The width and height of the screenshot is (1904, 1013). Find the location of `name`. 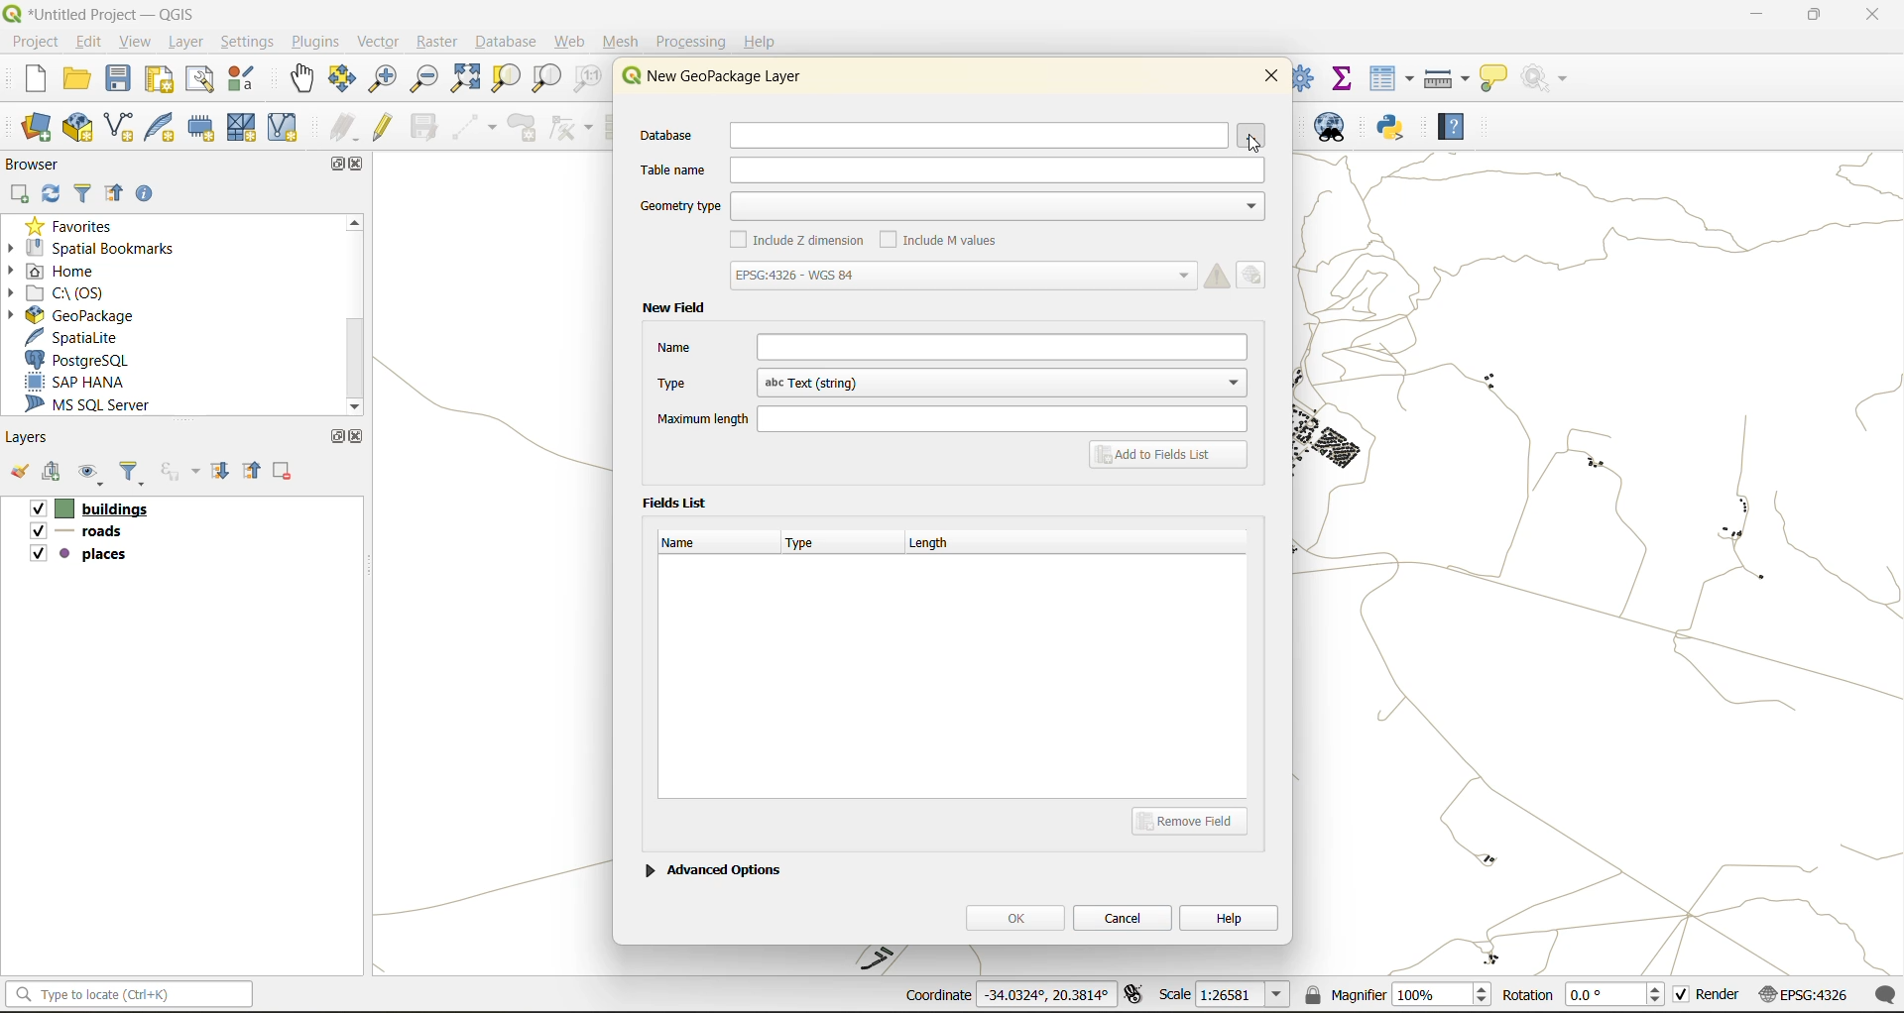

name is located at coordinates (951, 347).